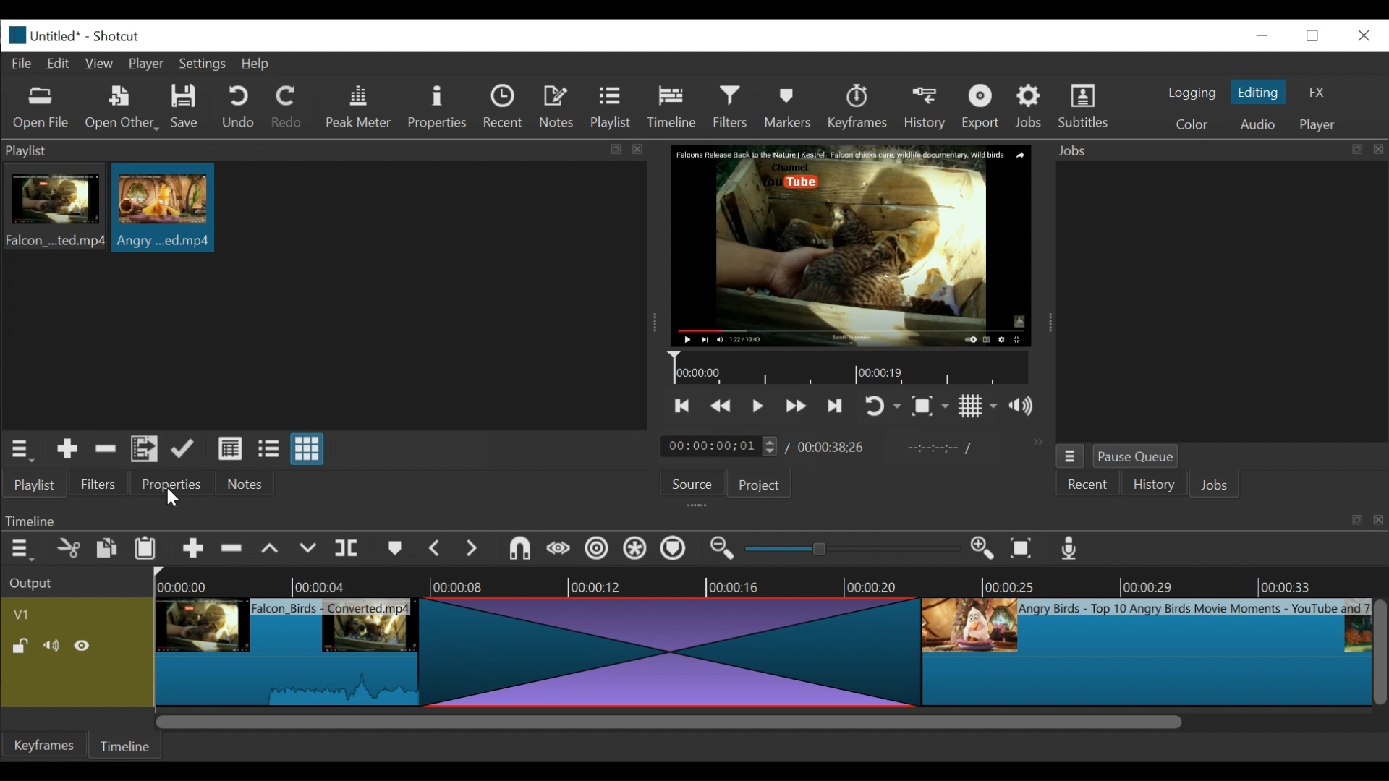 The height and width of the screenshot is (781, 1389). Describe the element at coordinates (128, 743) in the screenshot. I see `Timeline` at that location.